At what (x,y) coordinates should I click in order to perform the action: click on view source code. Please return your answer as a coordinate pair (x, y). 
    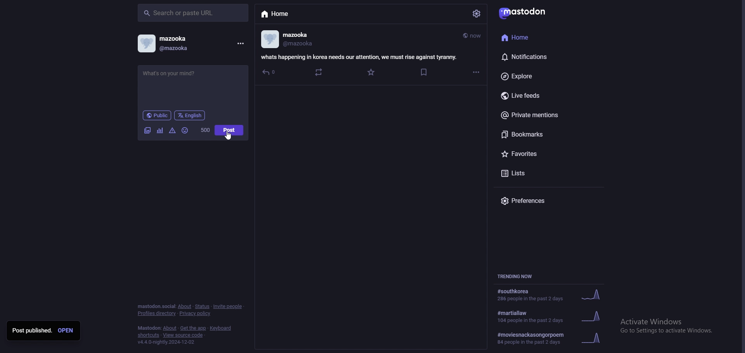
    Looking at the image, I should click on (184, 335).